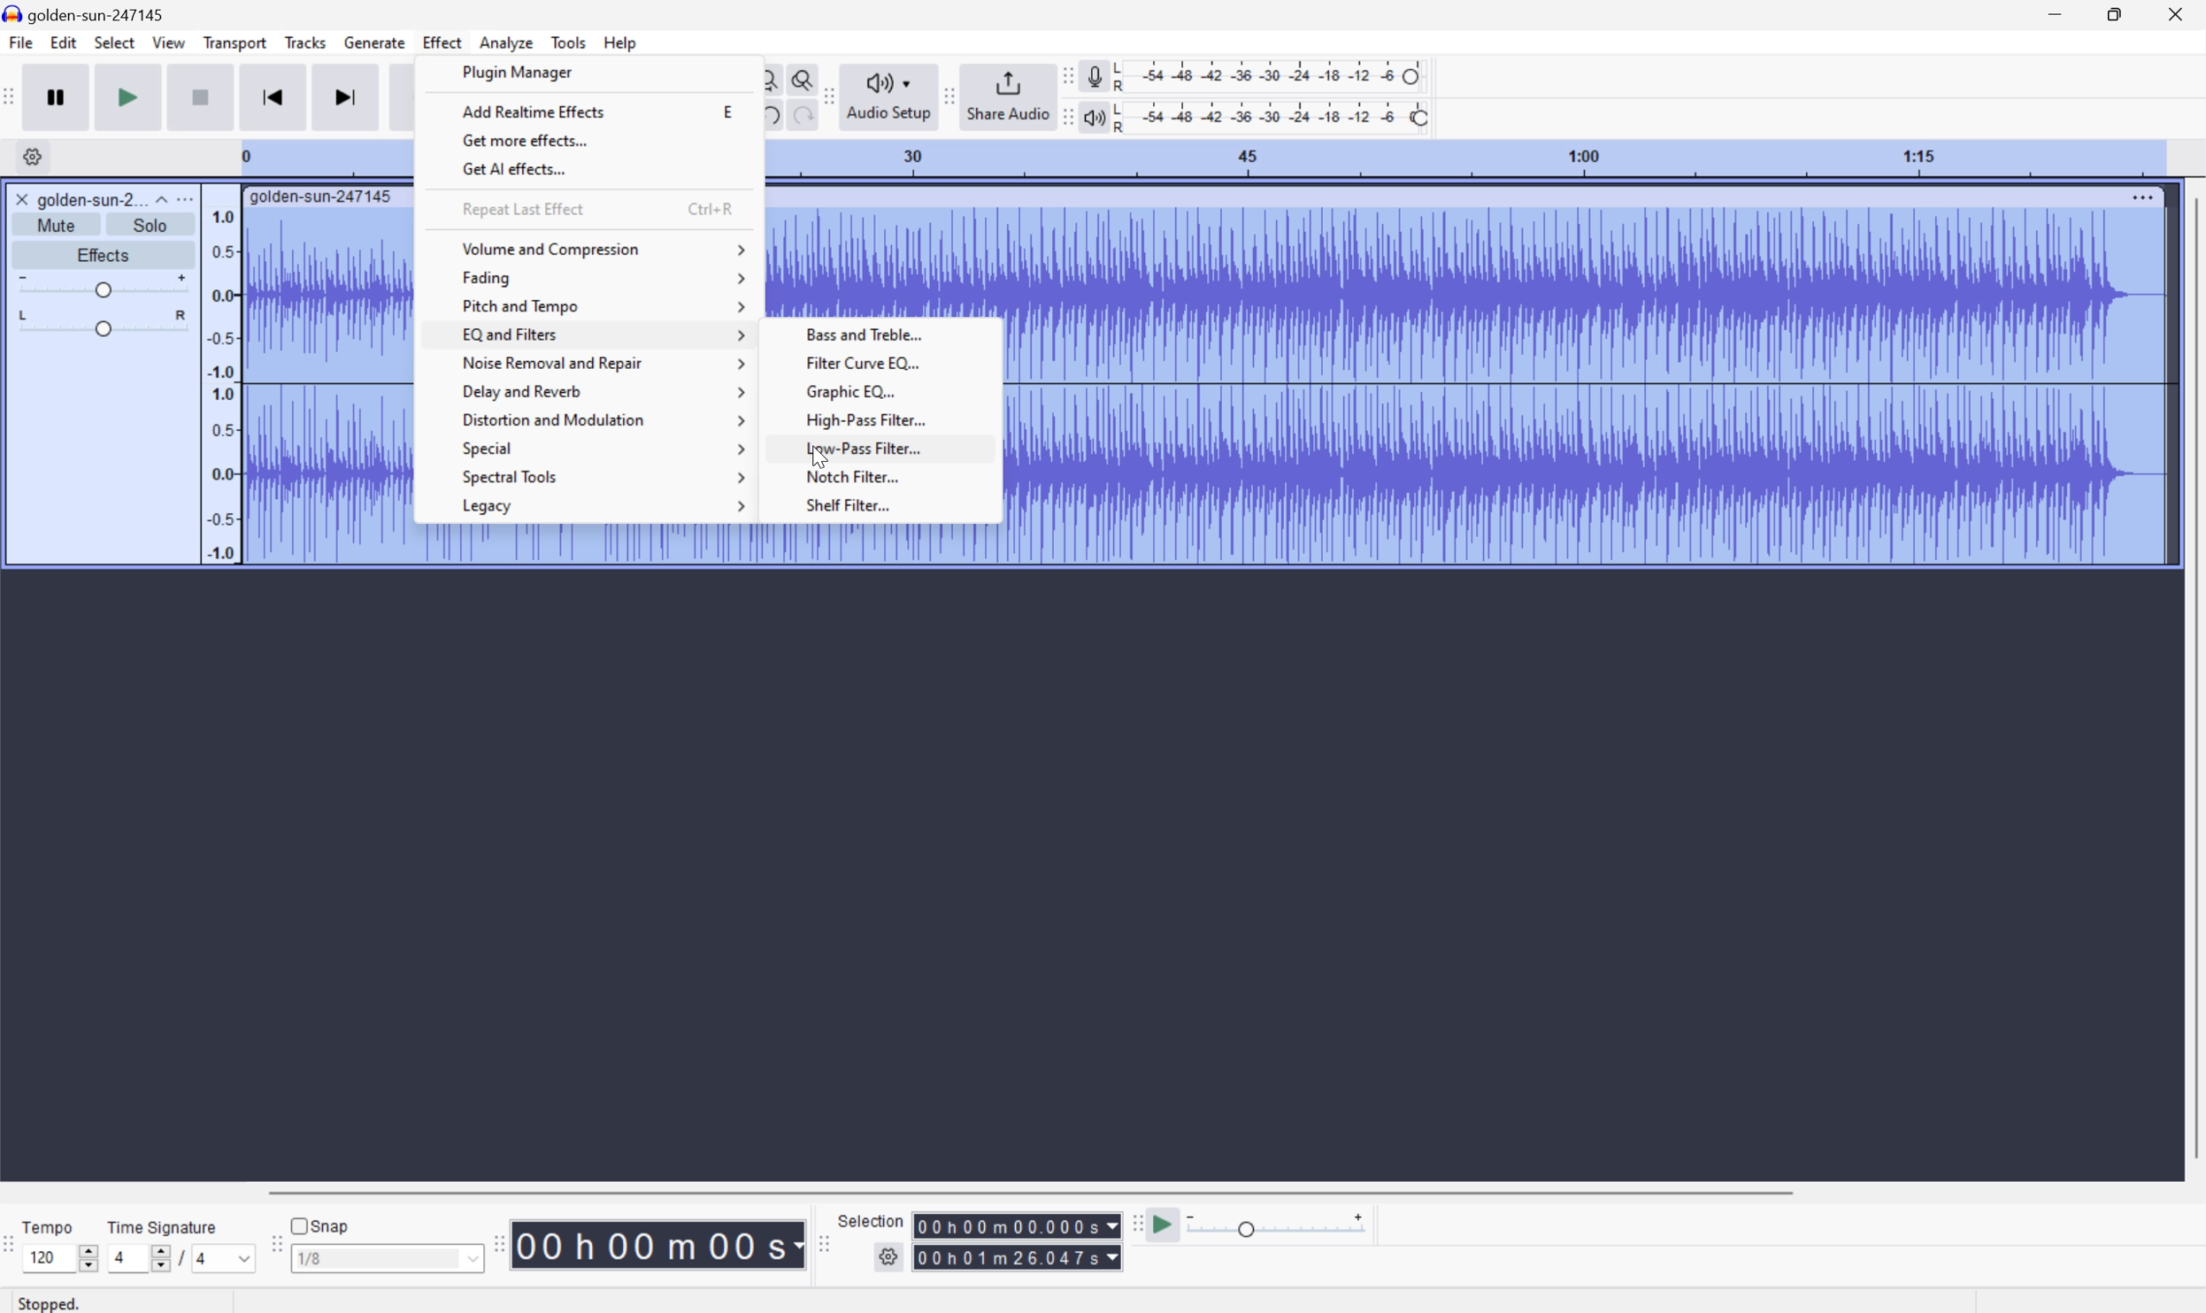  I want to click on Restore Down, so click(2114, 16).